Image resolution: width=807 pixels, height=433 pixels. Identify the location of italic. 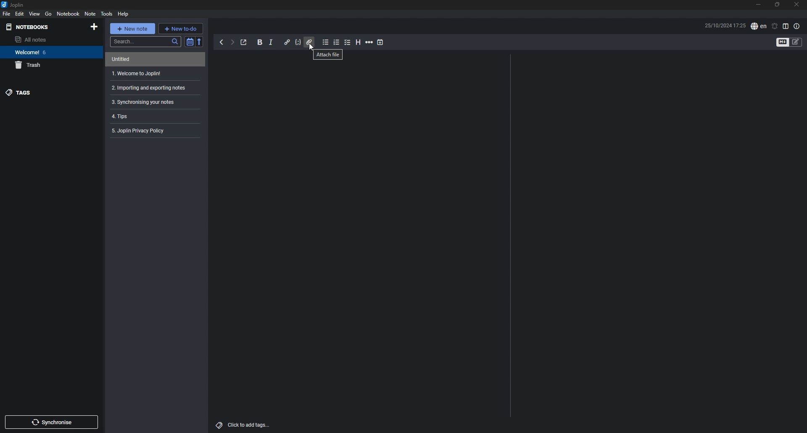
(271, 42).